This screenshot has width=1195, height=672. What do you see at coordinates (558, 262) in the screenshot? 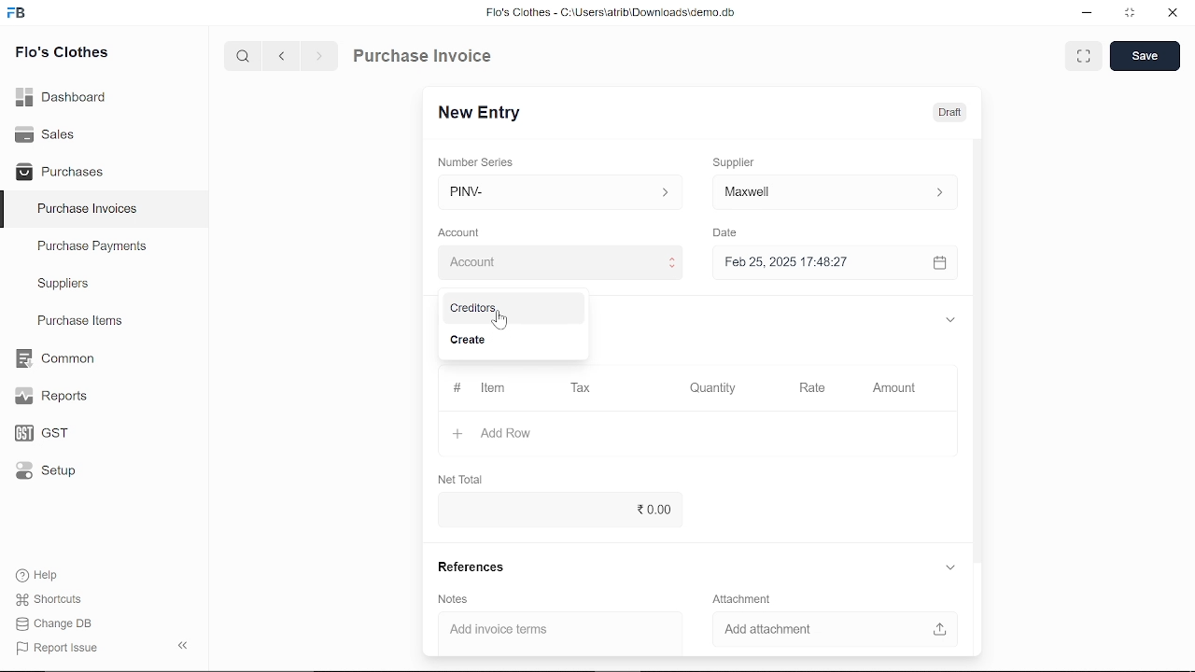
I see `input Account` at bounding box center [558, 262].